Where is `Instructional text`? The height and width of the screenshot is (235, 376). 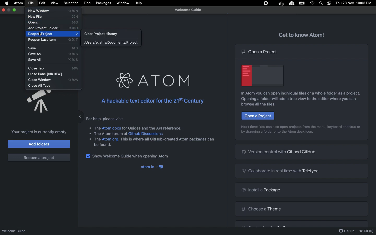
Instructional text is located at coordinates (297, 102).